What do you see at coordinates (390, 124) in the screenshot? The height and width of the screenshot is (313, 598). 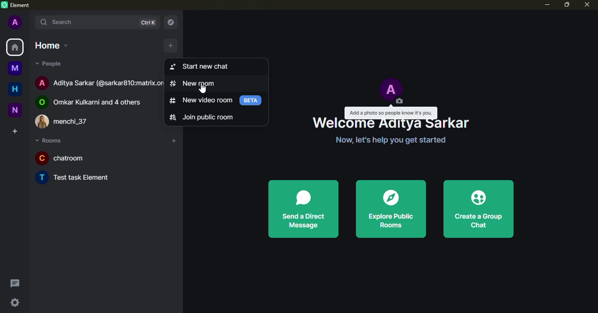 I see `welcome aditya sarkar` at bounding box center [390, 124].